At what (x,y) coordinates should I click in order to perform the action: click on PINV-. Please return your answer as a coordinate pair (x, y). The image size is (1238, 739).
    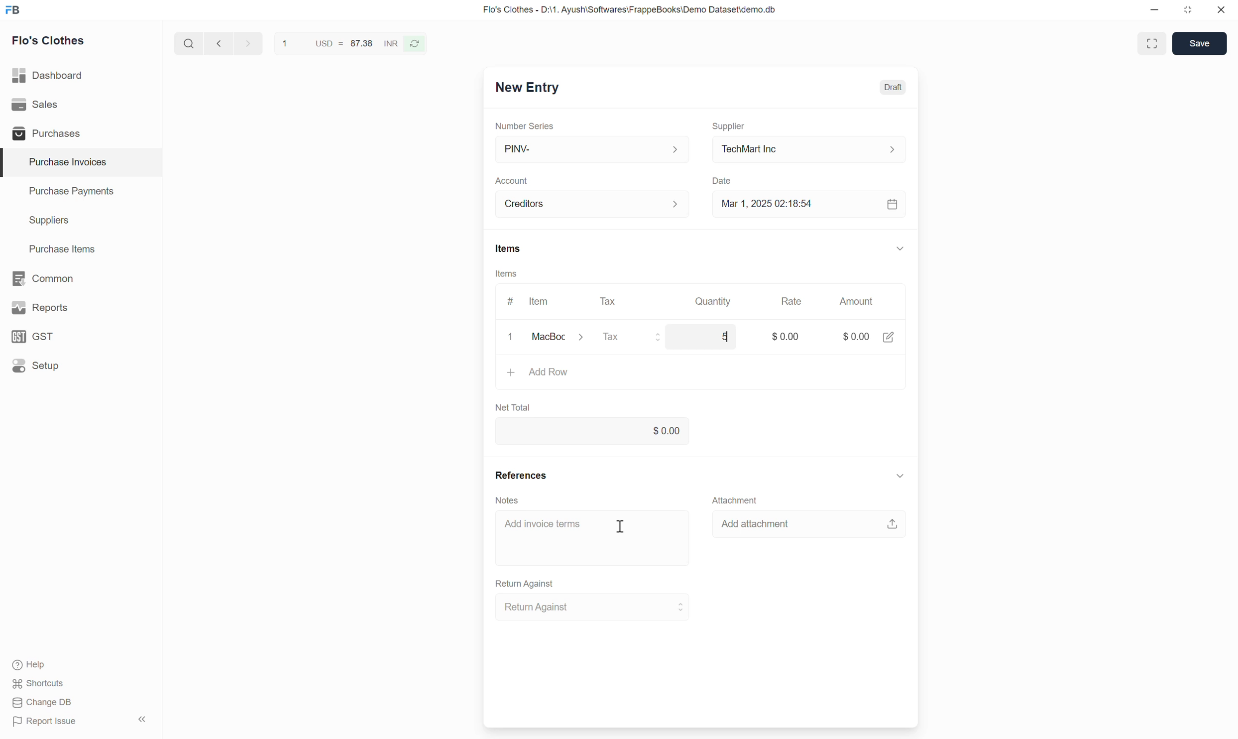
    Looking at the image, I should click on (591, 150).